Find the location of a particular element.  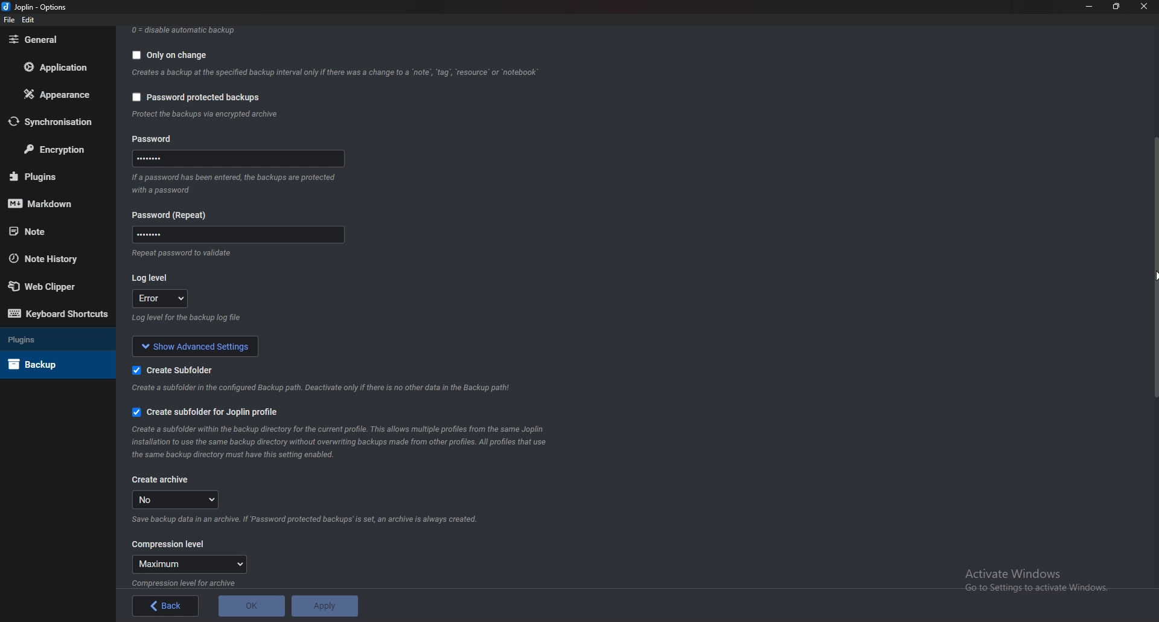

Synchronization is located at coordinates (57, 121).